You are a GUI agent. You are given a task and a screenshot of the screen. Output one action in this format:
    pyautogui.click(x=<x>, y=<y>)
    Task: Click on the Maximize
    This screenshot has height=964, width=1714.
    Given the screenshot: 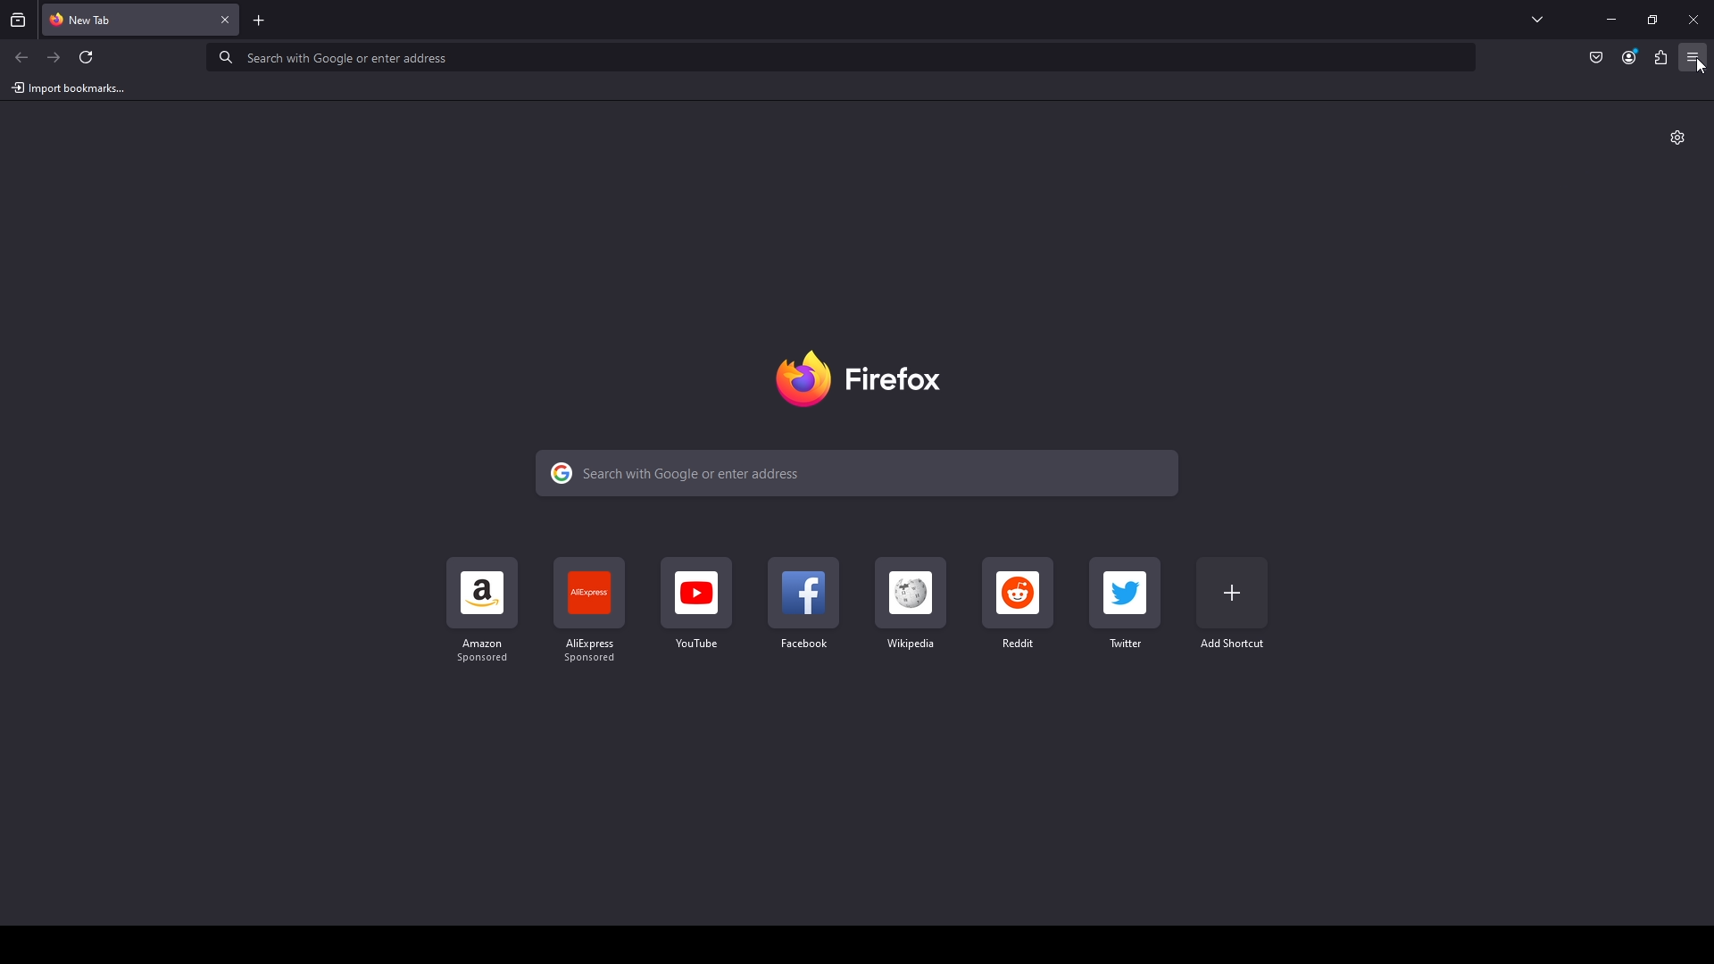 What is the action you would take?
    pyautogui.click(x=1652, y=21)
    